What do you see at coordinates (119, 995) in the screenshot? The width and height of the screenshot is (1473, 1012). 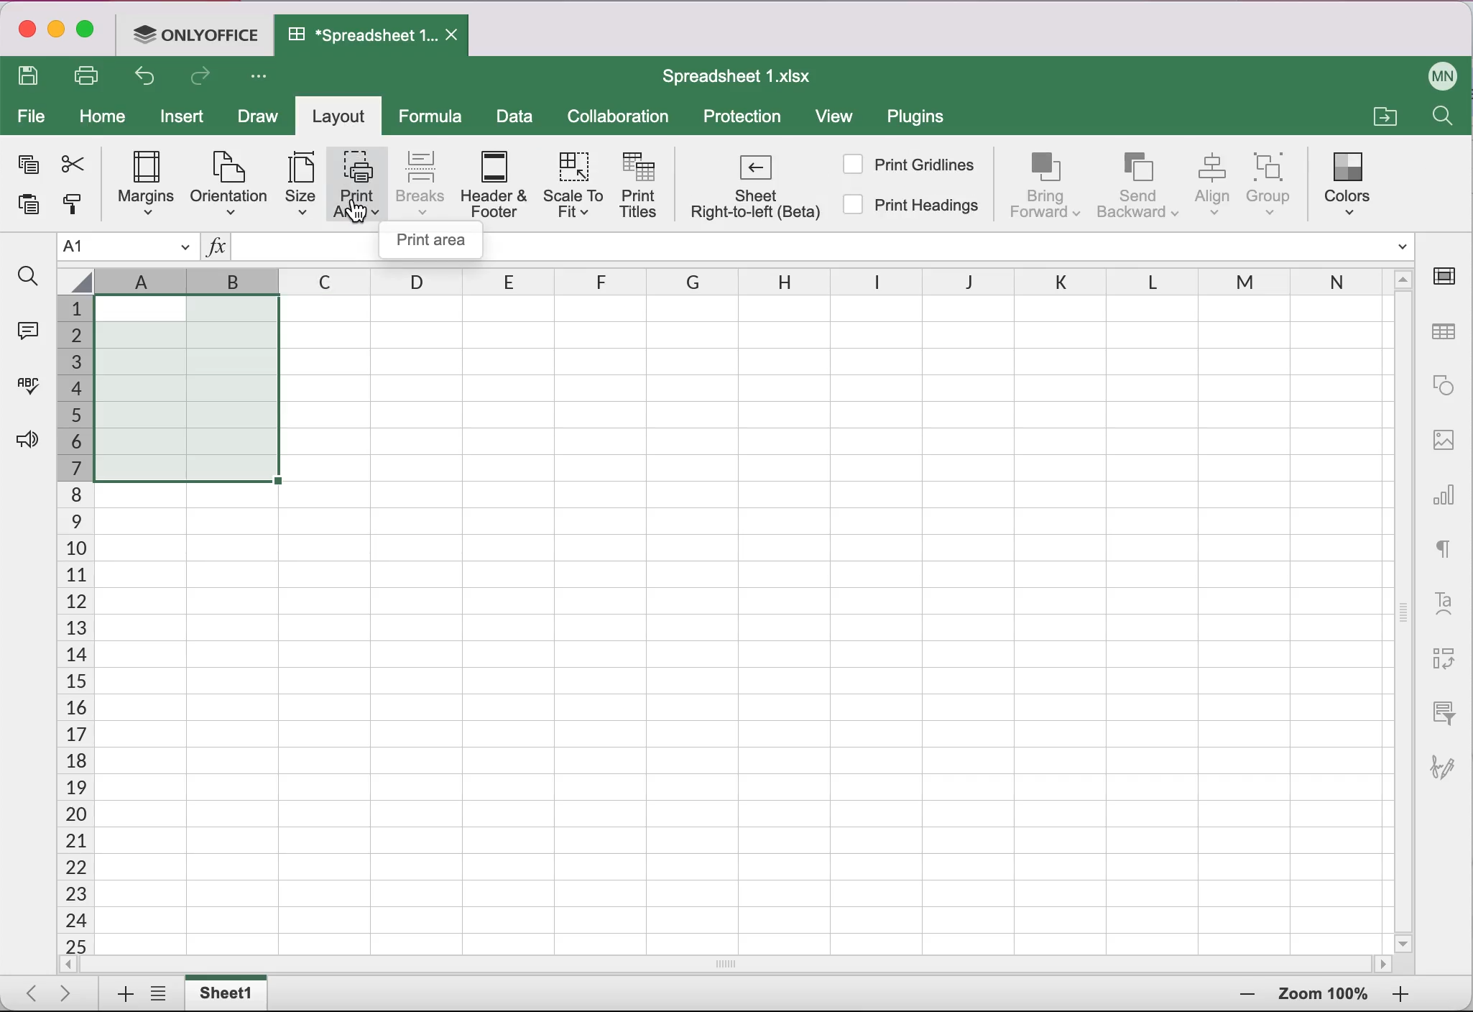 I see `add sheet` at bounding box center [119, 995].